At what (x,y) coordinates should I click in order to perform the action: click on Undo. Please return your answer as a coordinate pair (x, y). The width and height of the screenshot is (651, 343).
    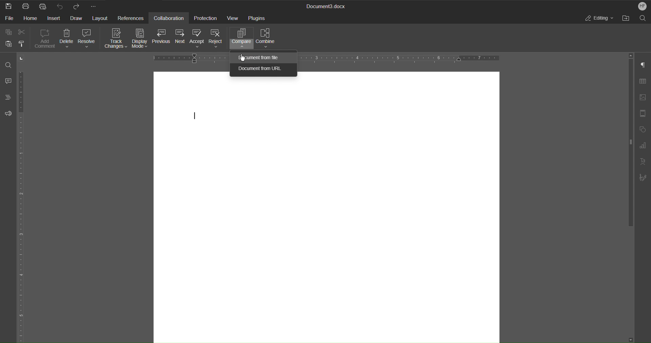
    Looking at the image, I should click on (61, 6).